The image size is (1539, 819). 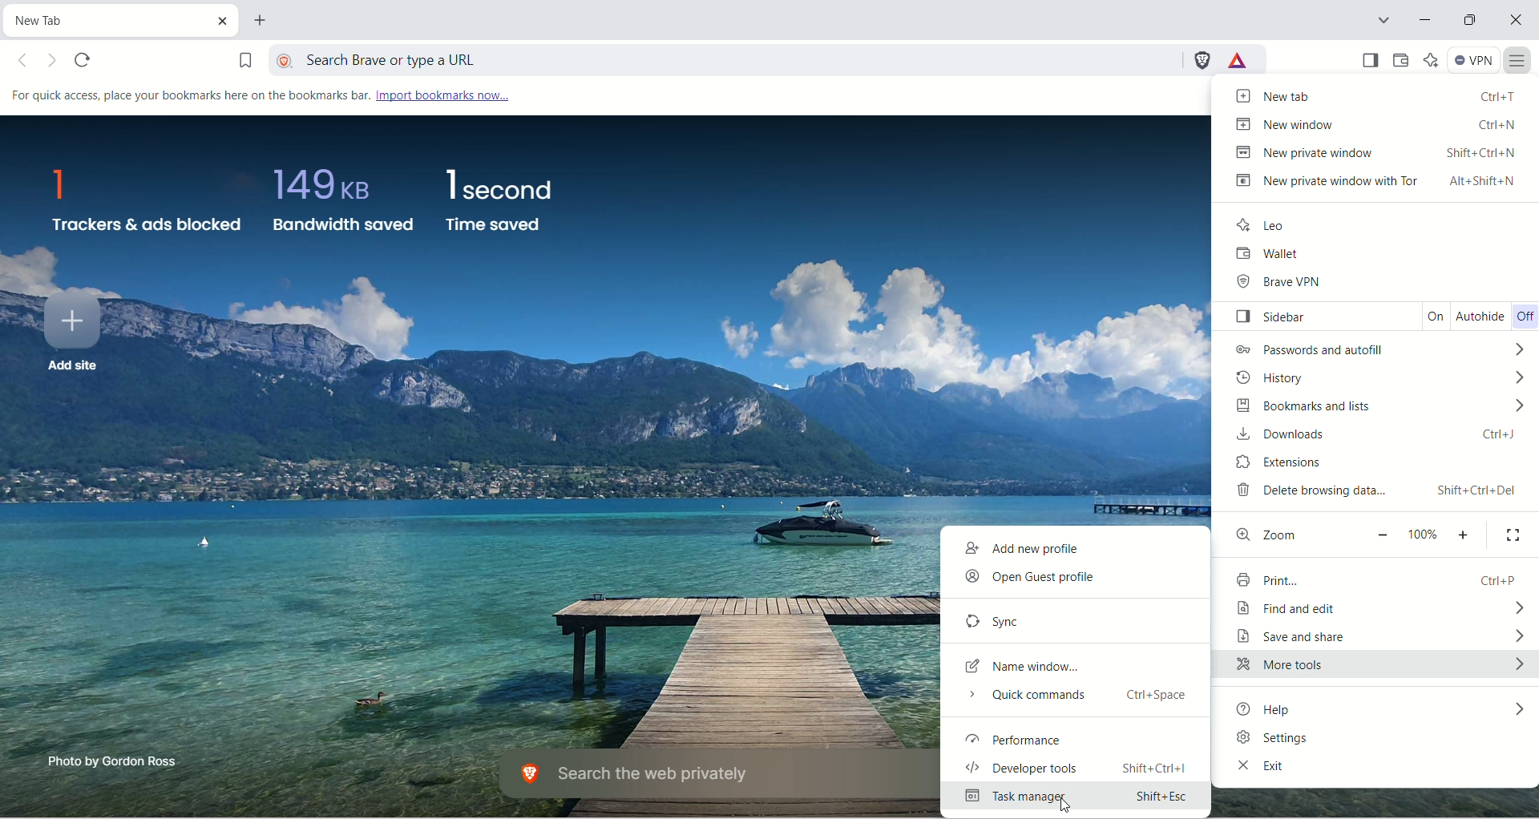 I want to click on Photo by Gordon Ross, so click(x=116, y=761).